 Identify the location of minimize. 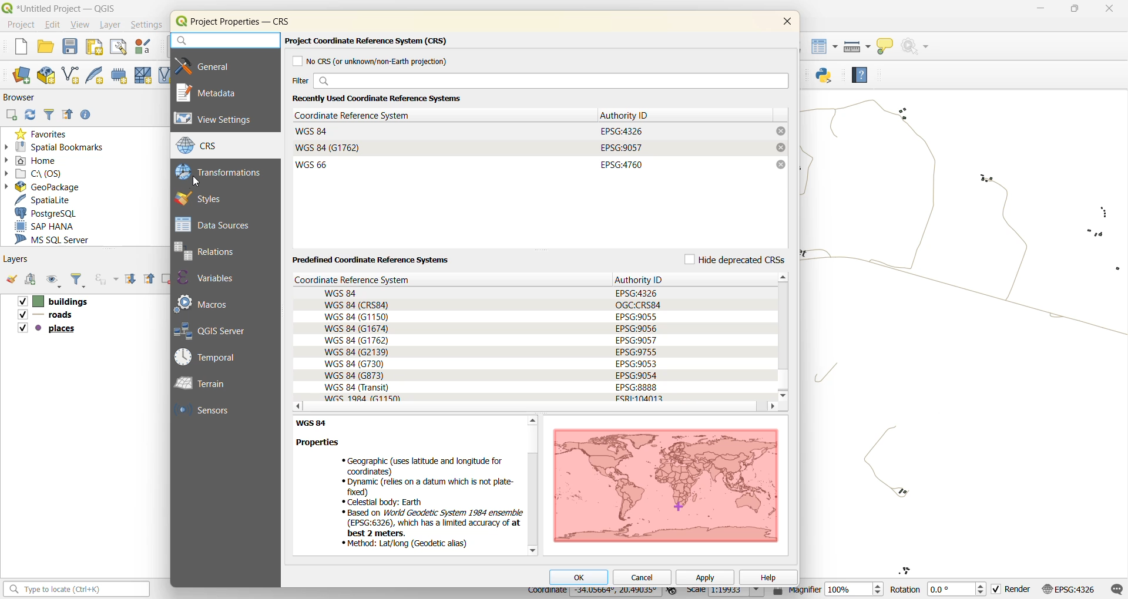
(1039, 10).